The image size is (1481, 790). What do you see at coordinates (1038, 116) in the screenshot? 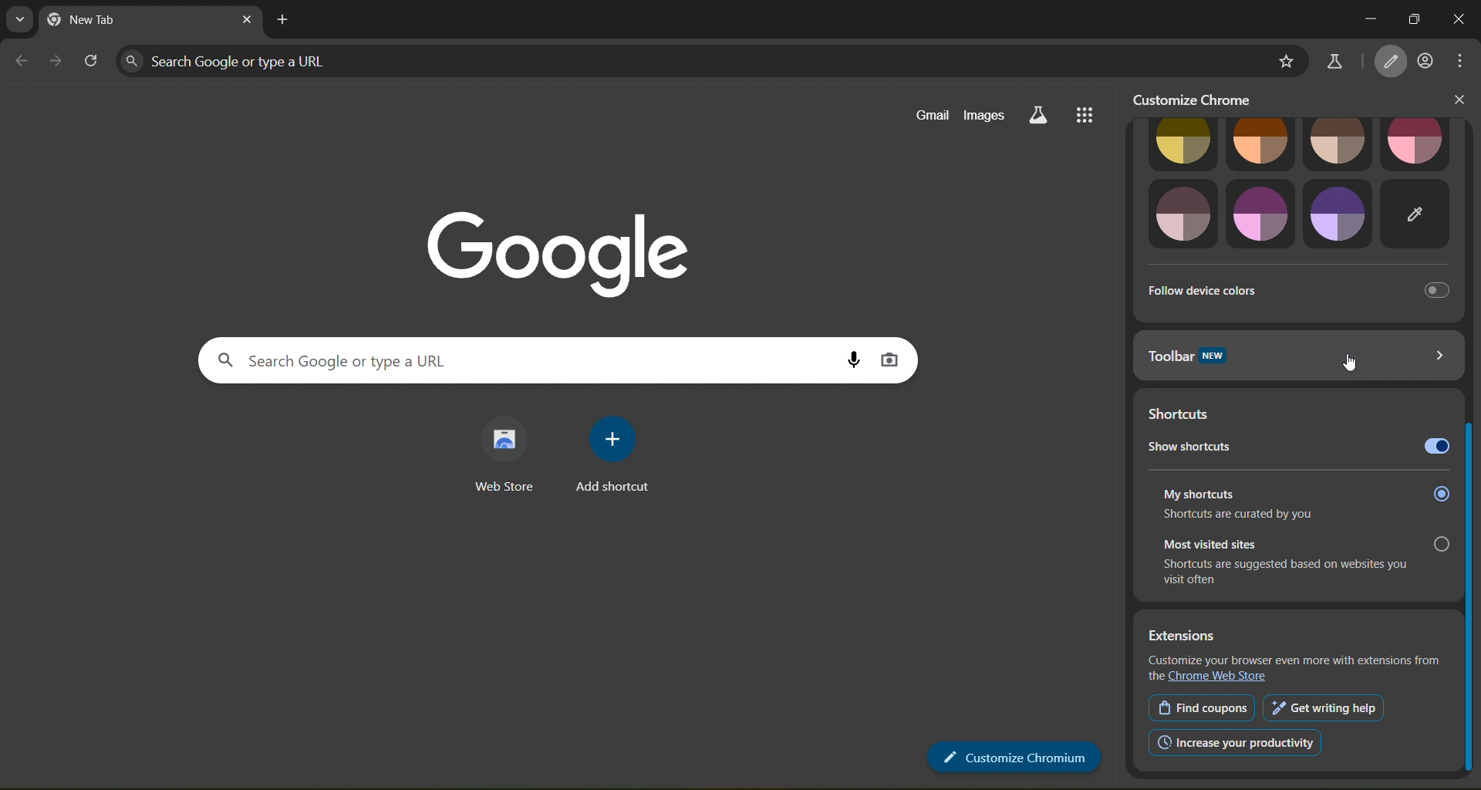
I see `search labs` at bounding box center [1038, 116].